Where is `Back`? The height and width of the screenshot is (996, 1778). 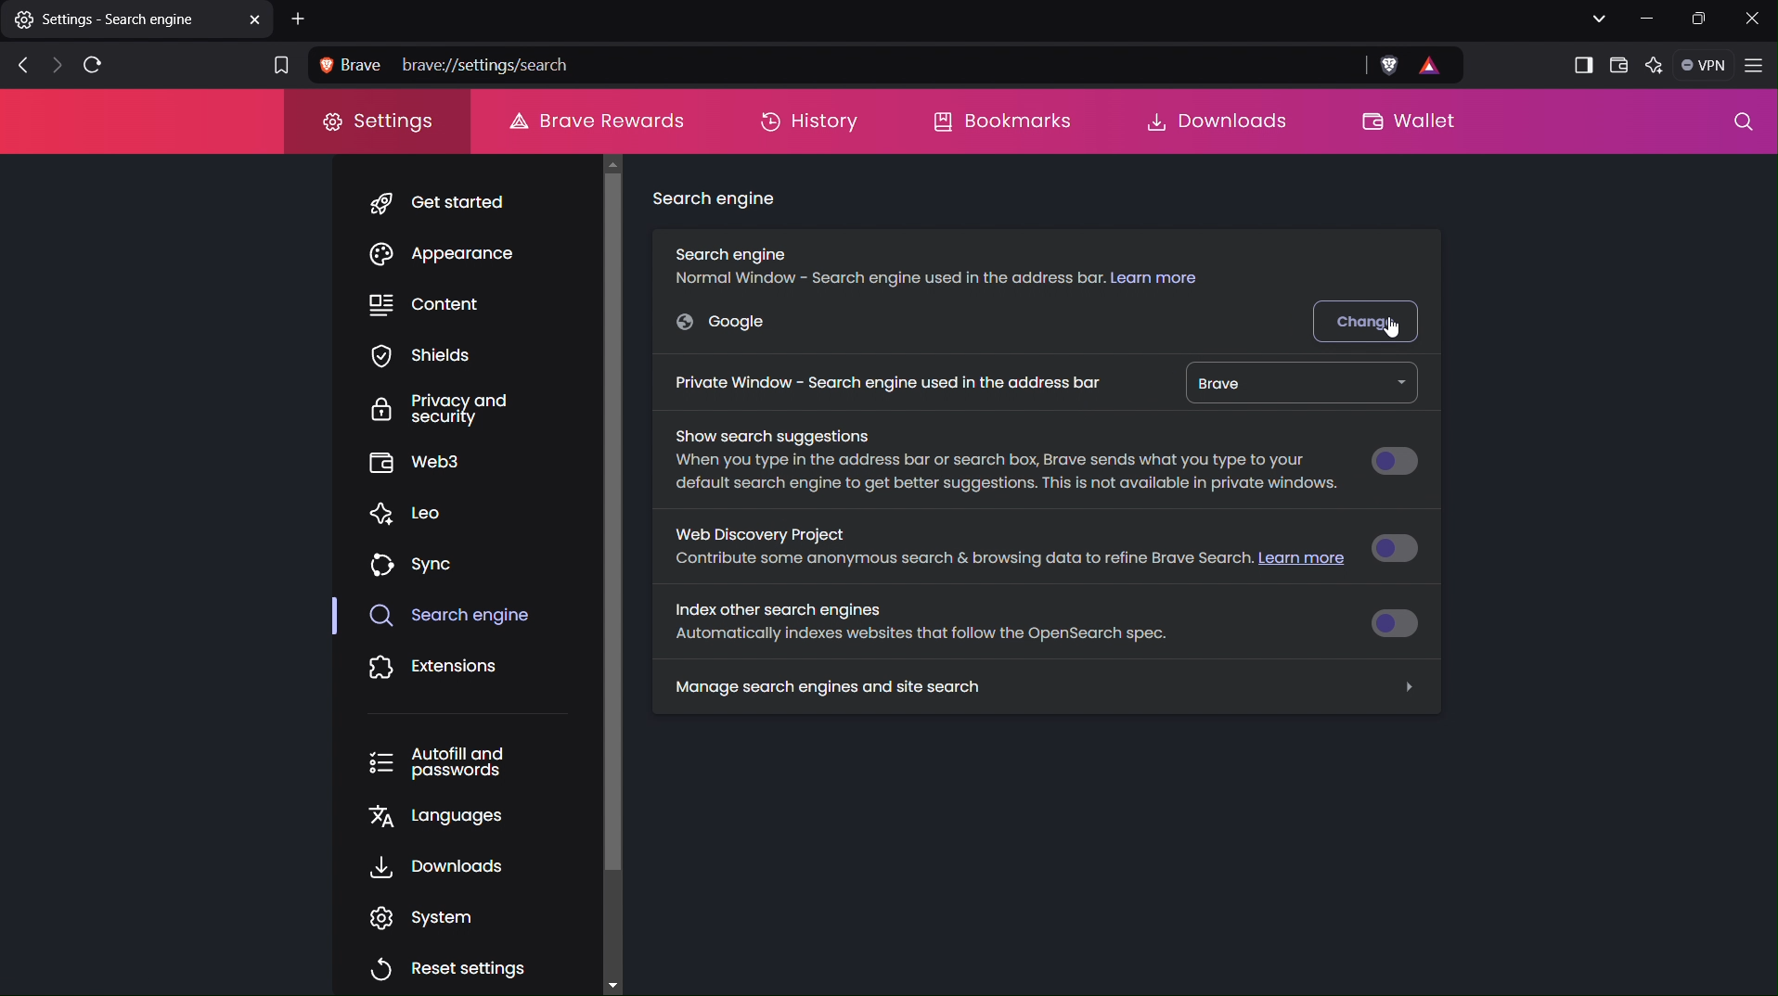 Back is located at coordinates (17, 66).